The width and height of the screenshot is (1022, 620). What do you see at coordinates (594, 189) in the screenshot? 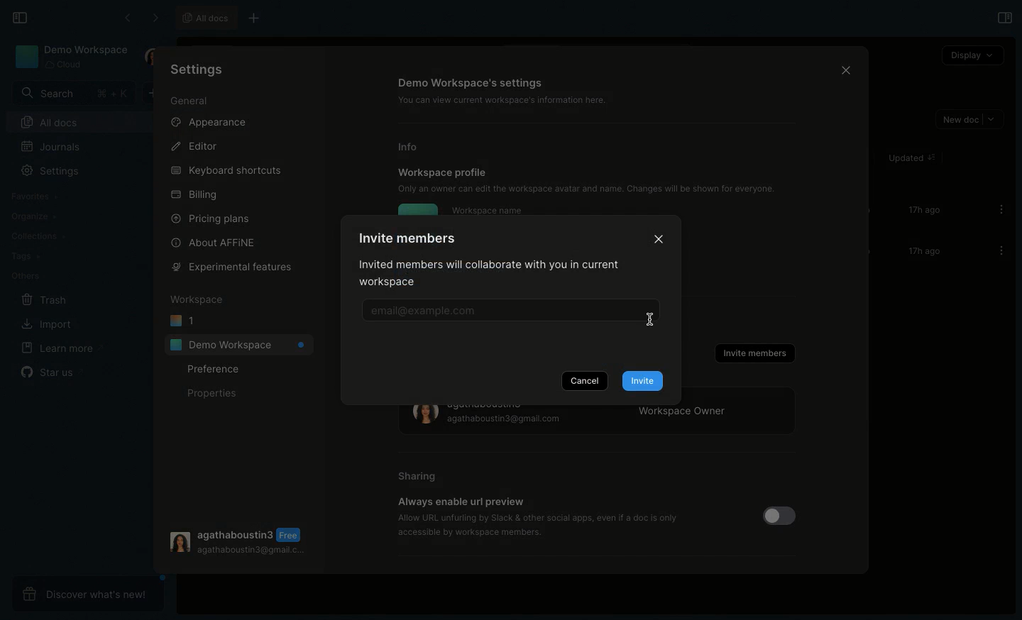
I see `Only an owner can edit the workspace avatar and name. Changes will be shown for everyone.` at bounding box center [594, 189].